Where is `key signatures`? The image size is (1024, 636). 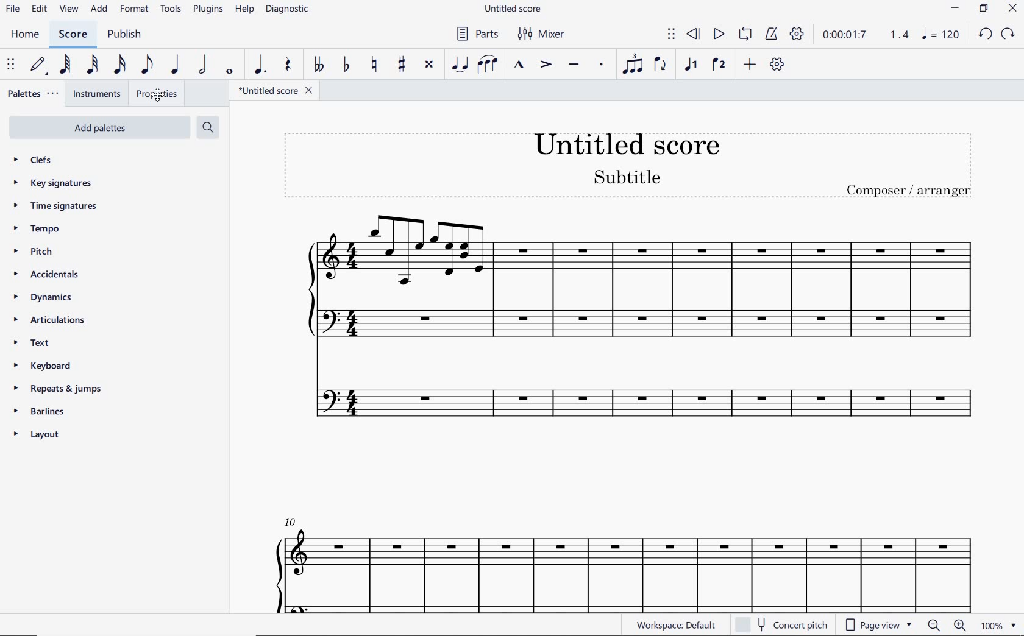
key signatures is located at coordinates (54, 185).